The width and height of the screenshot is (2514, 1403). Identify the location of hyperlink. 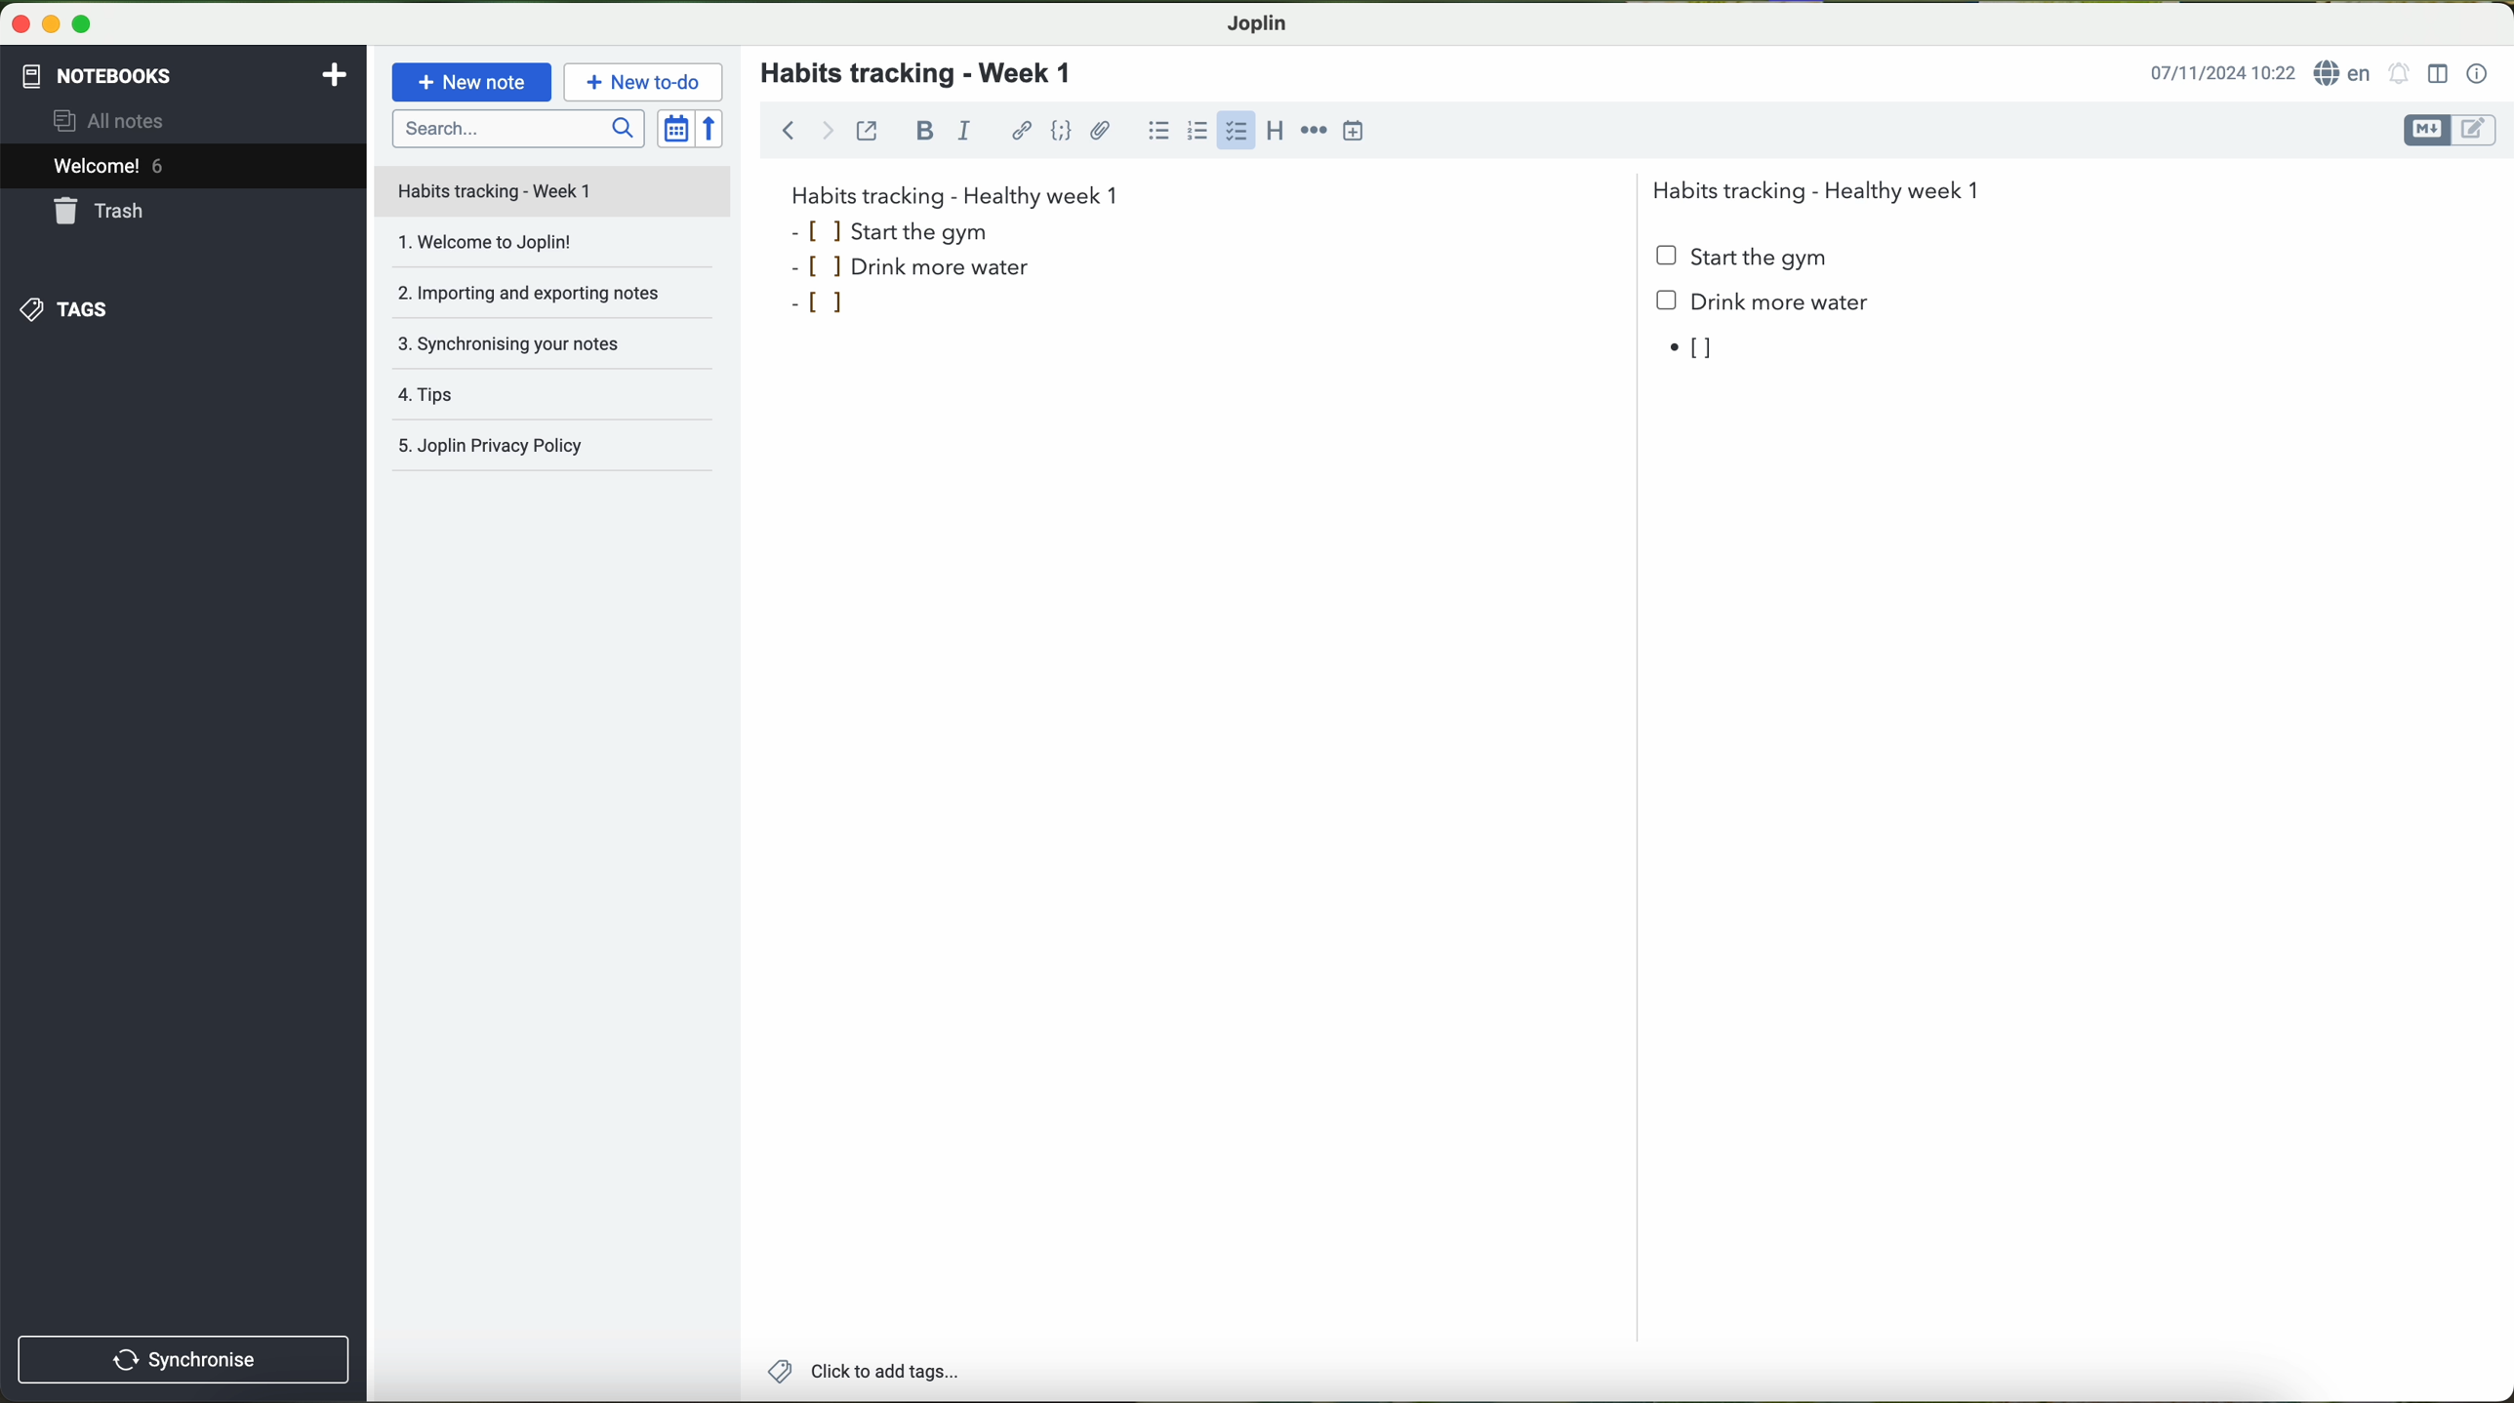
(1022, 131).